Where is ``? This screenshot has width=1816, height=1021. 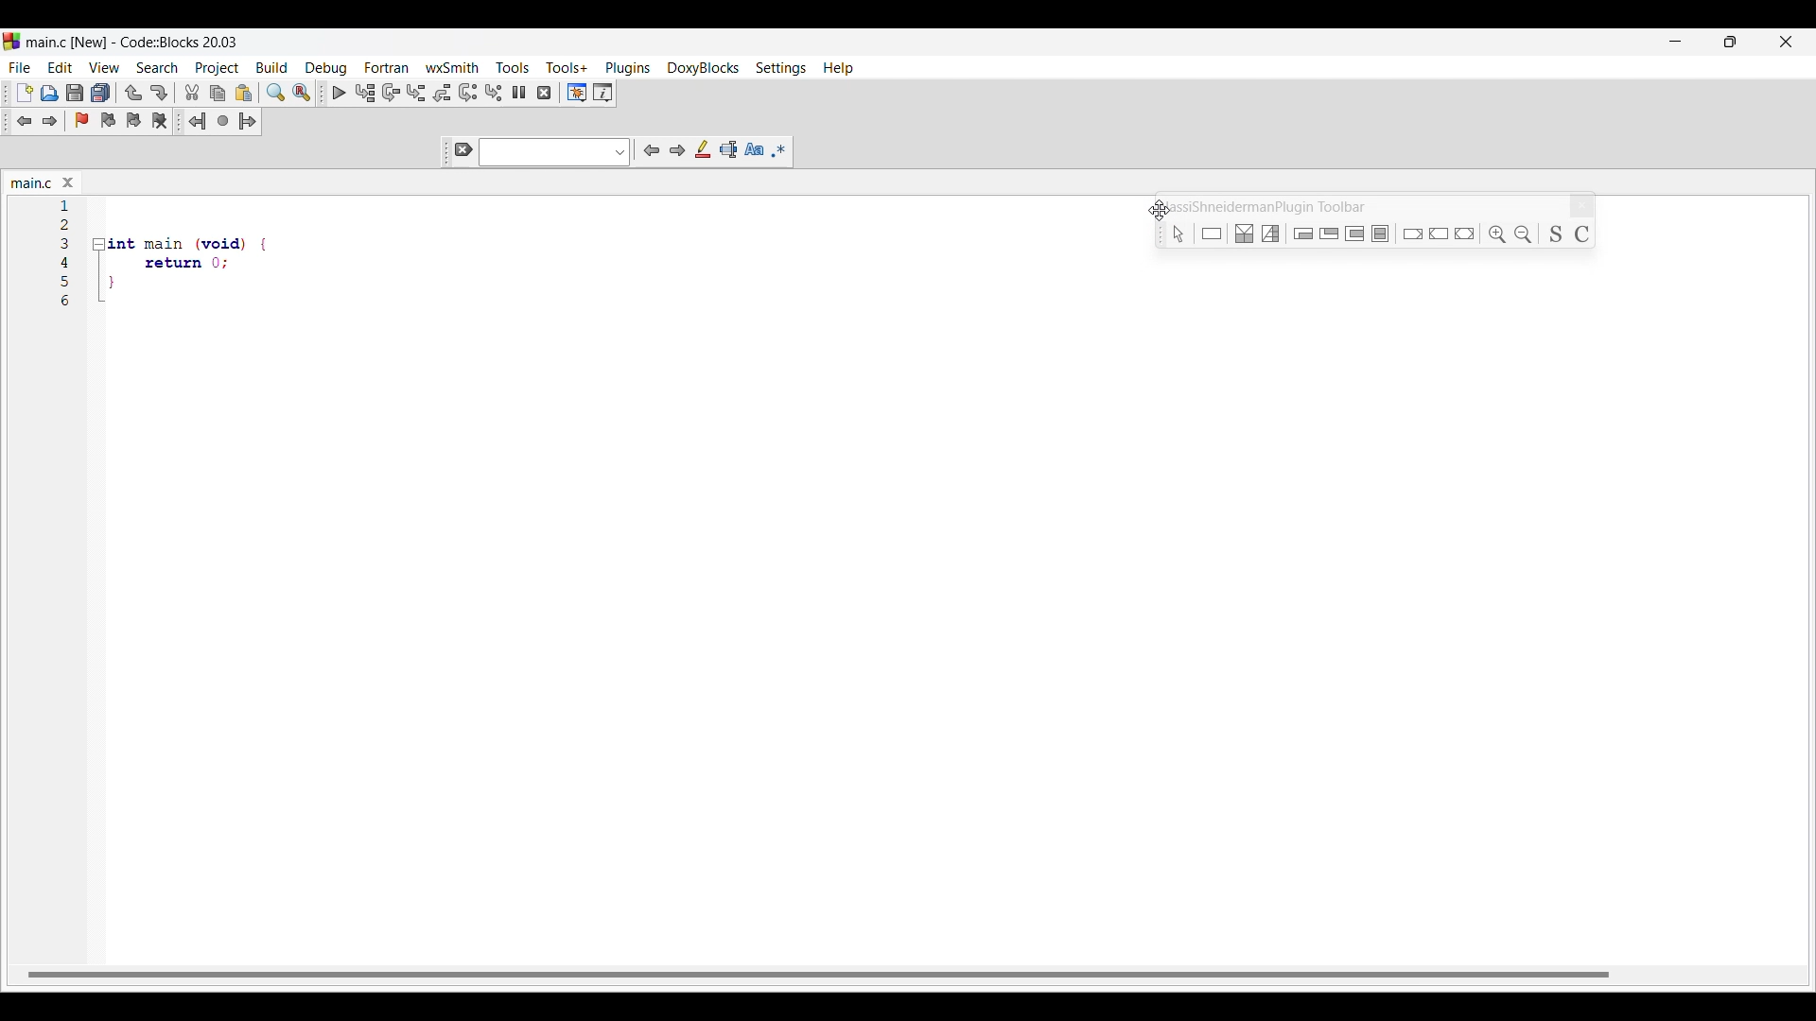  is located at coordinates (65, 225).